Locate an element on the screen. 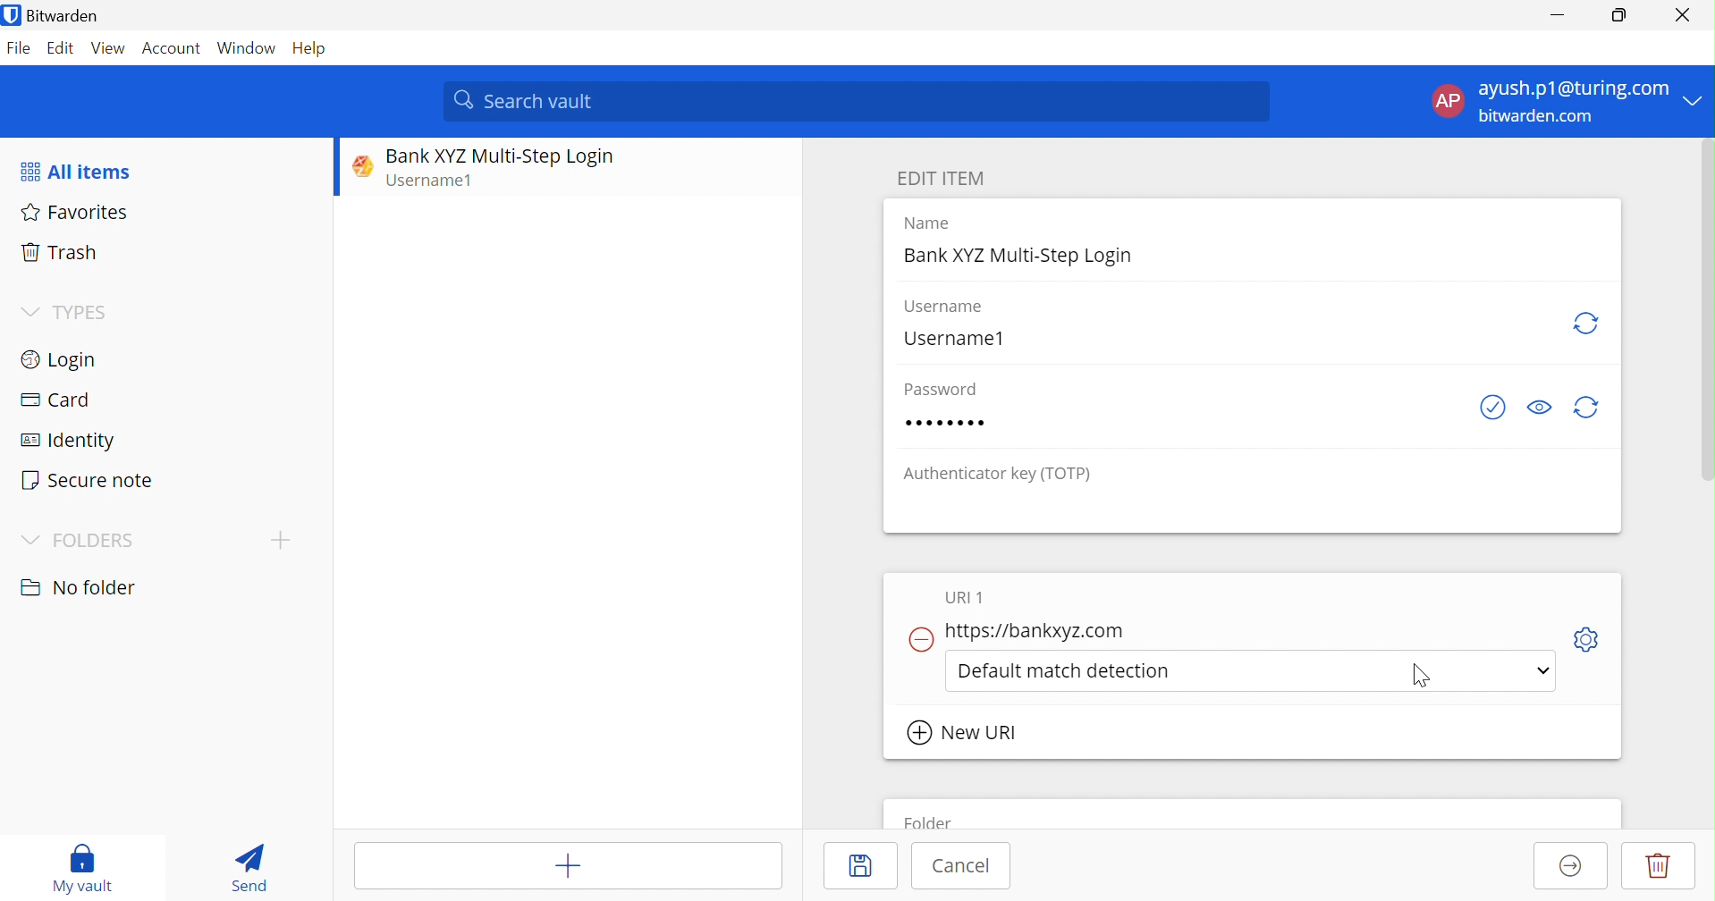 The width and height of the screenshot is (1715, 901). Edit is located at coordinates (60, 48).